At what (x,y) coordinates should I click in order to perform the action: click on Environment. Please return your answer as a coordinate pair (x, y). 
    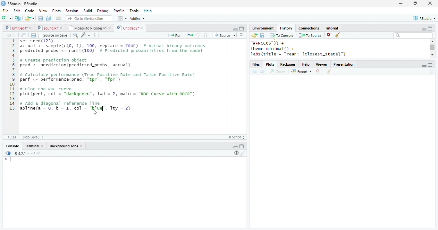
    Looking at the image, I should click on (263, 28).